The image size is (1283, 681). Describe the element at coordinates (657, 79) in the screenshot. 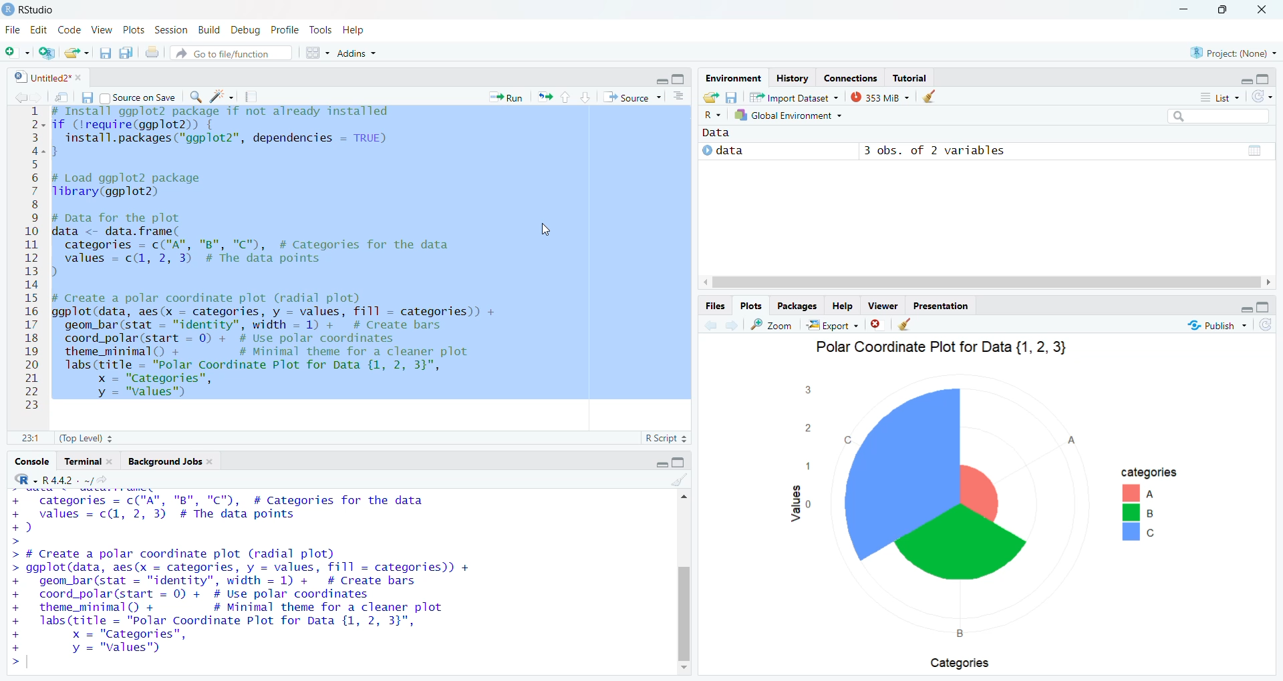

I see `close r script` at that location.